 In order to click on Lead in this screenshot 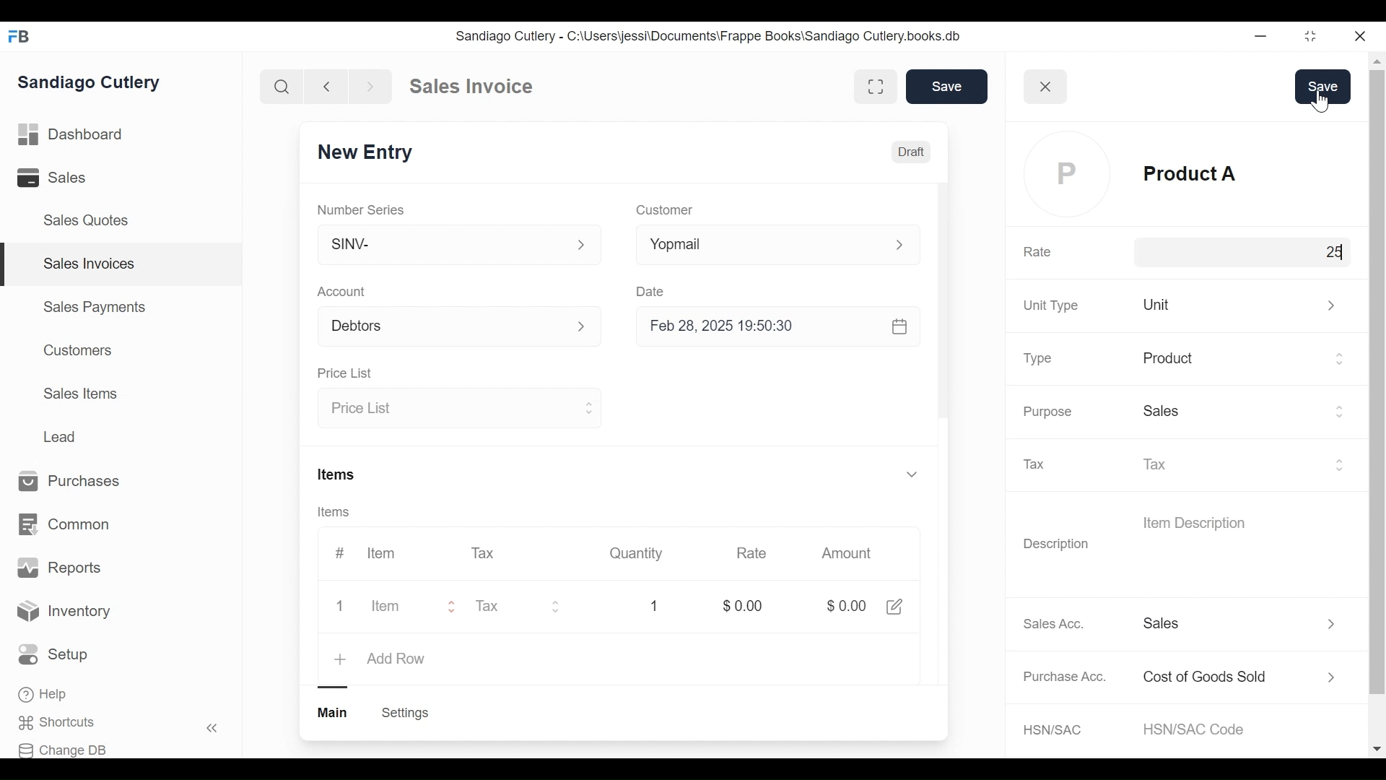, I will do `click(61, 435)`.